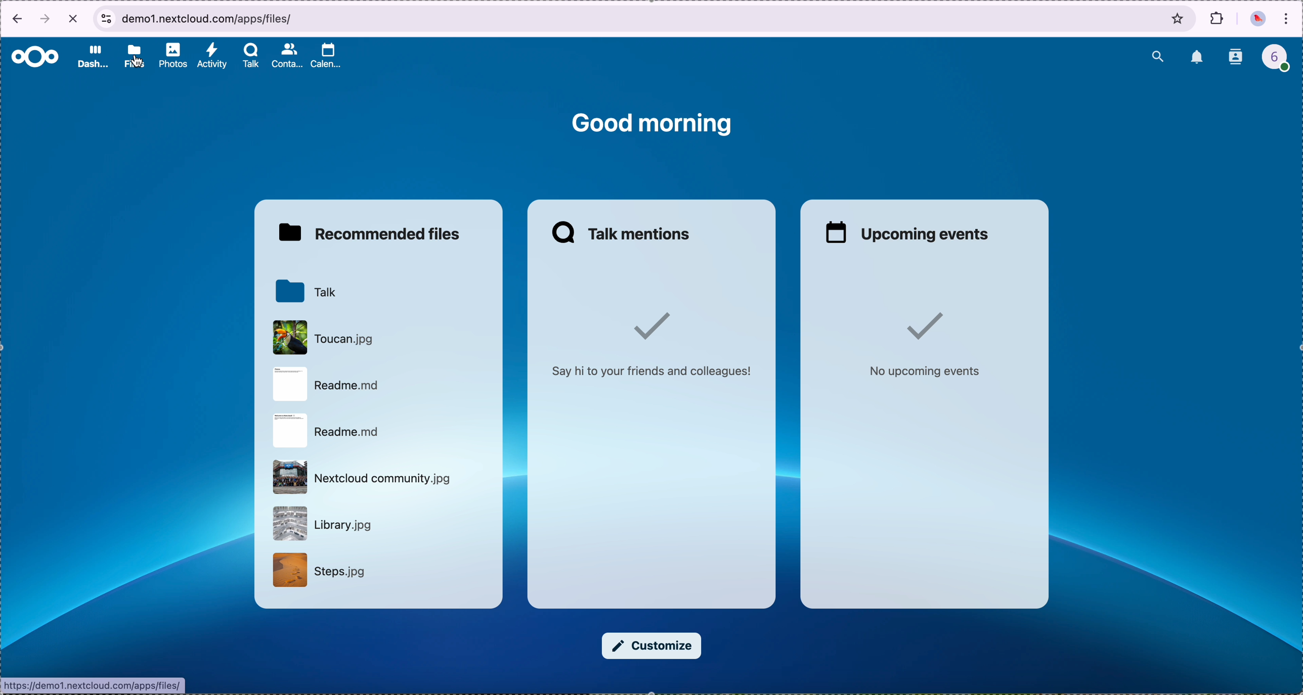 This screenshot has height=695, width=1303. Describe the element at coordinates (653, 122) in the screenshot. I see `good morning` at that location.